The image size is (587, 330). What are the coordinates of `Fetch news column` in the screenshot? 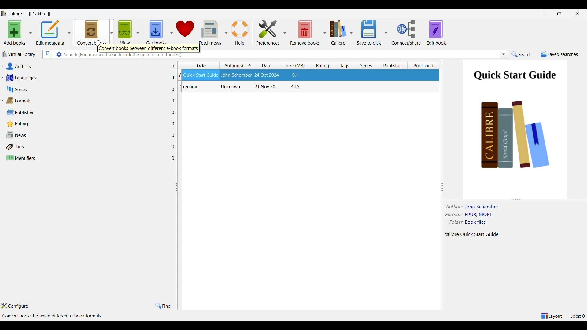 It's located at (226, 32).